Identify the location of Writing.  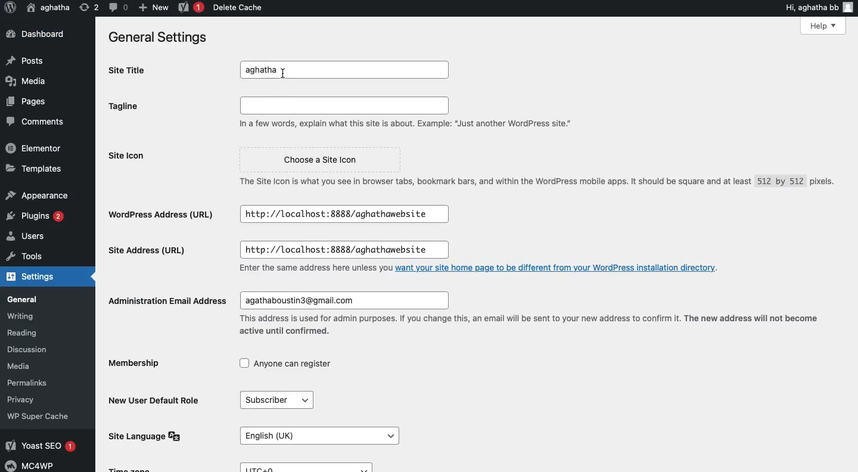
(20, 317).